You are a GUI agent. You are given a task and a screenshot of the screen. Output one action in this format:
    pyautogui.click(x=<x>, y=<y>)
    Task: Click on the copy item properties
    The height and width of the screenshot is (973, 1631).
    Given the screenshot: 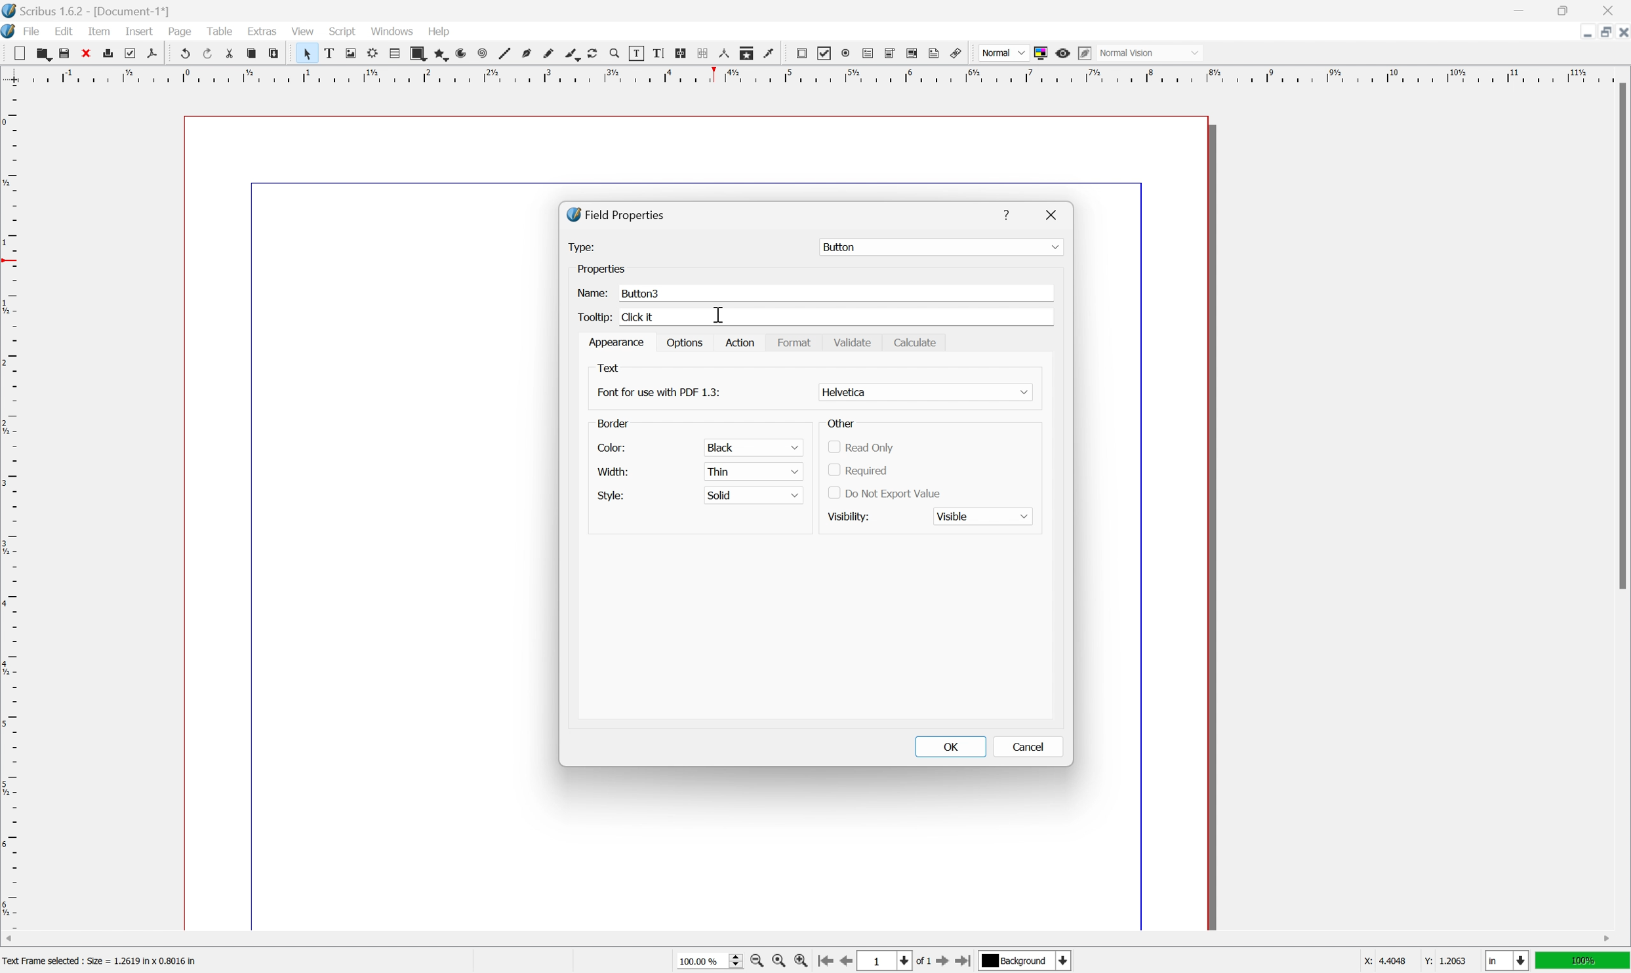 What is the action you would take?
    pyautogui.click(x=748, y=54)
    